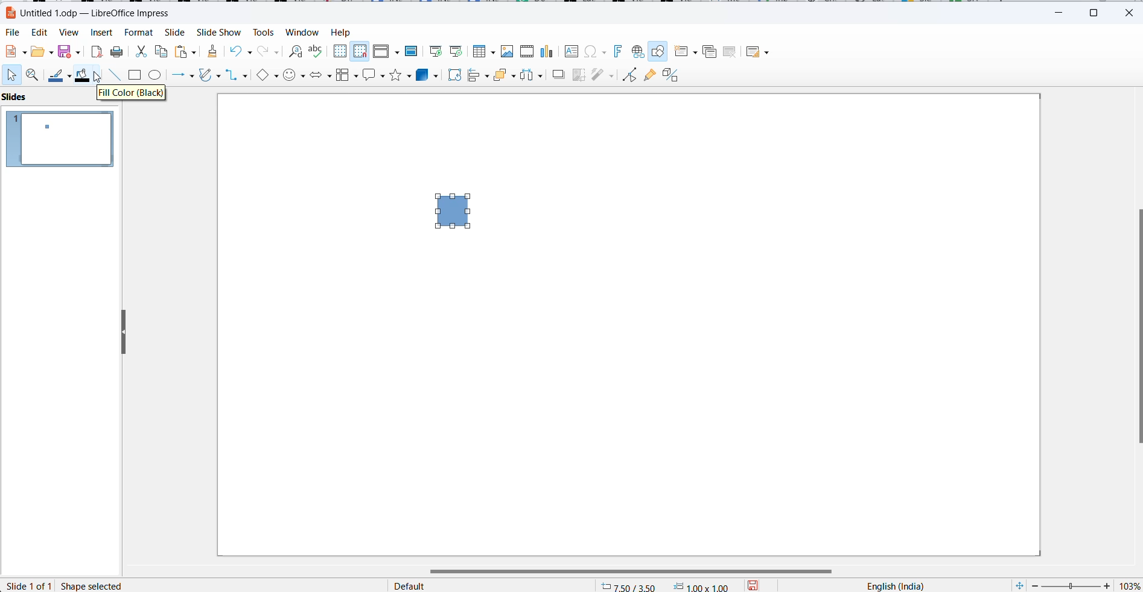 The width and height of the screenshot is (1143, 592). I want to click on slide show, so click(218, 33).